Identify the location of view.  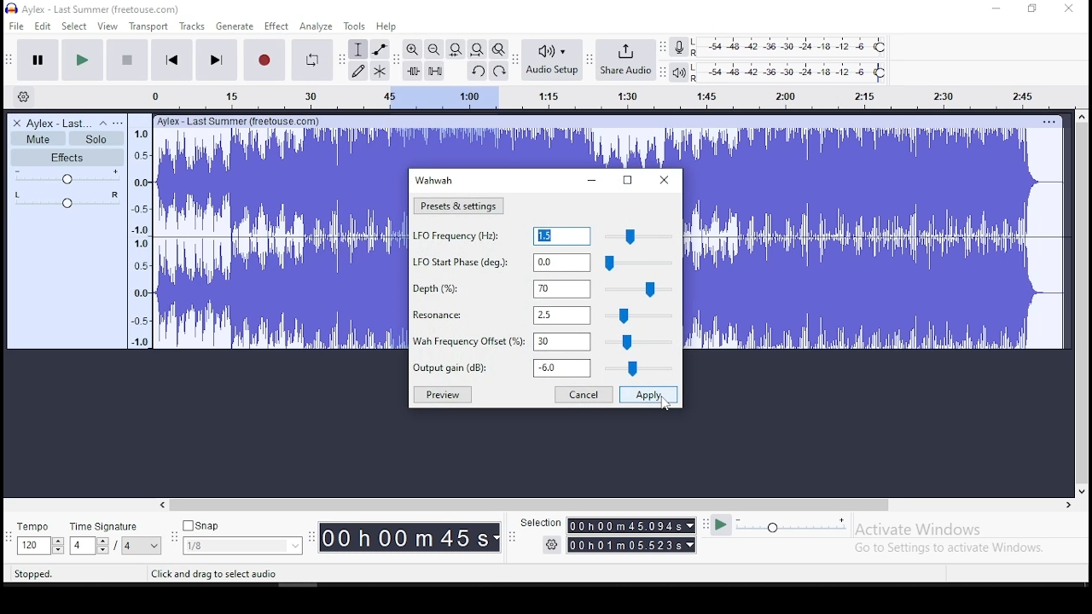
(108, 26).